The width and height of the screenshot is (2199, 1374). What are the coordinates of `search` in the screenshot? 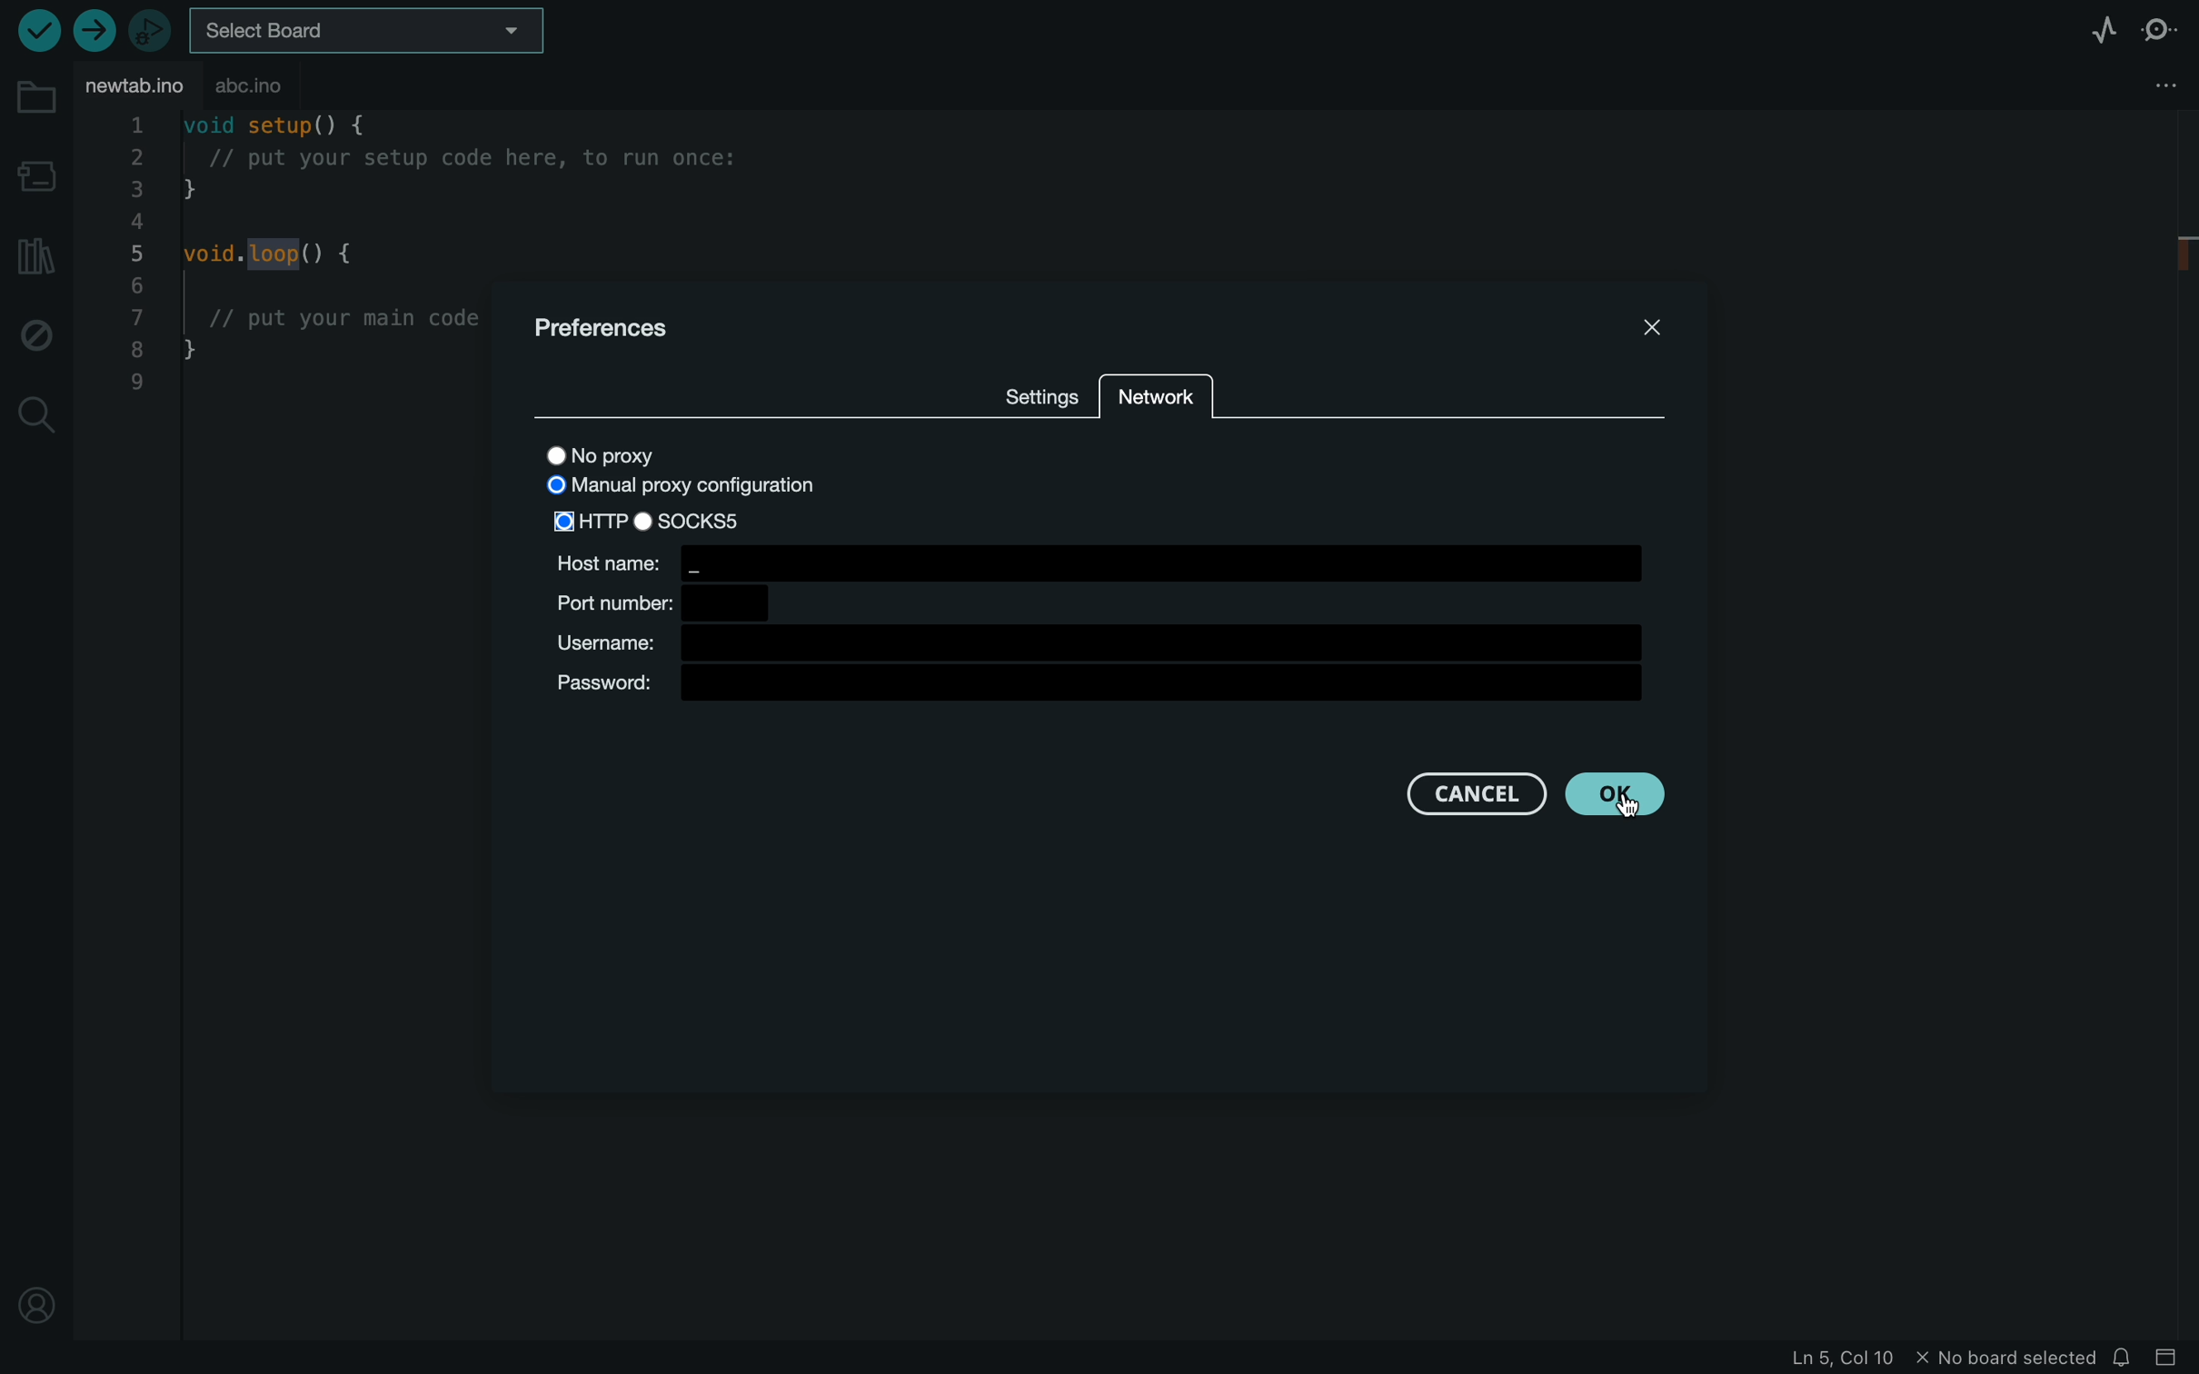 It's located at (37, 414).